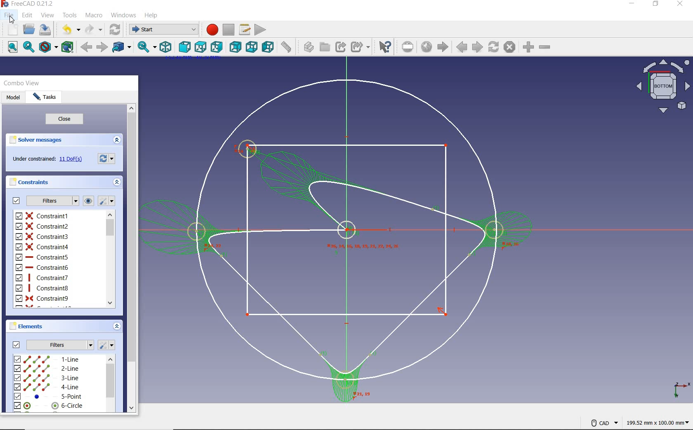 Image resolution: width=693 pixels, height=430 pixels. Describe the element at coordinates (528, 47) in the screenshot. I see `zoom in` at that location.